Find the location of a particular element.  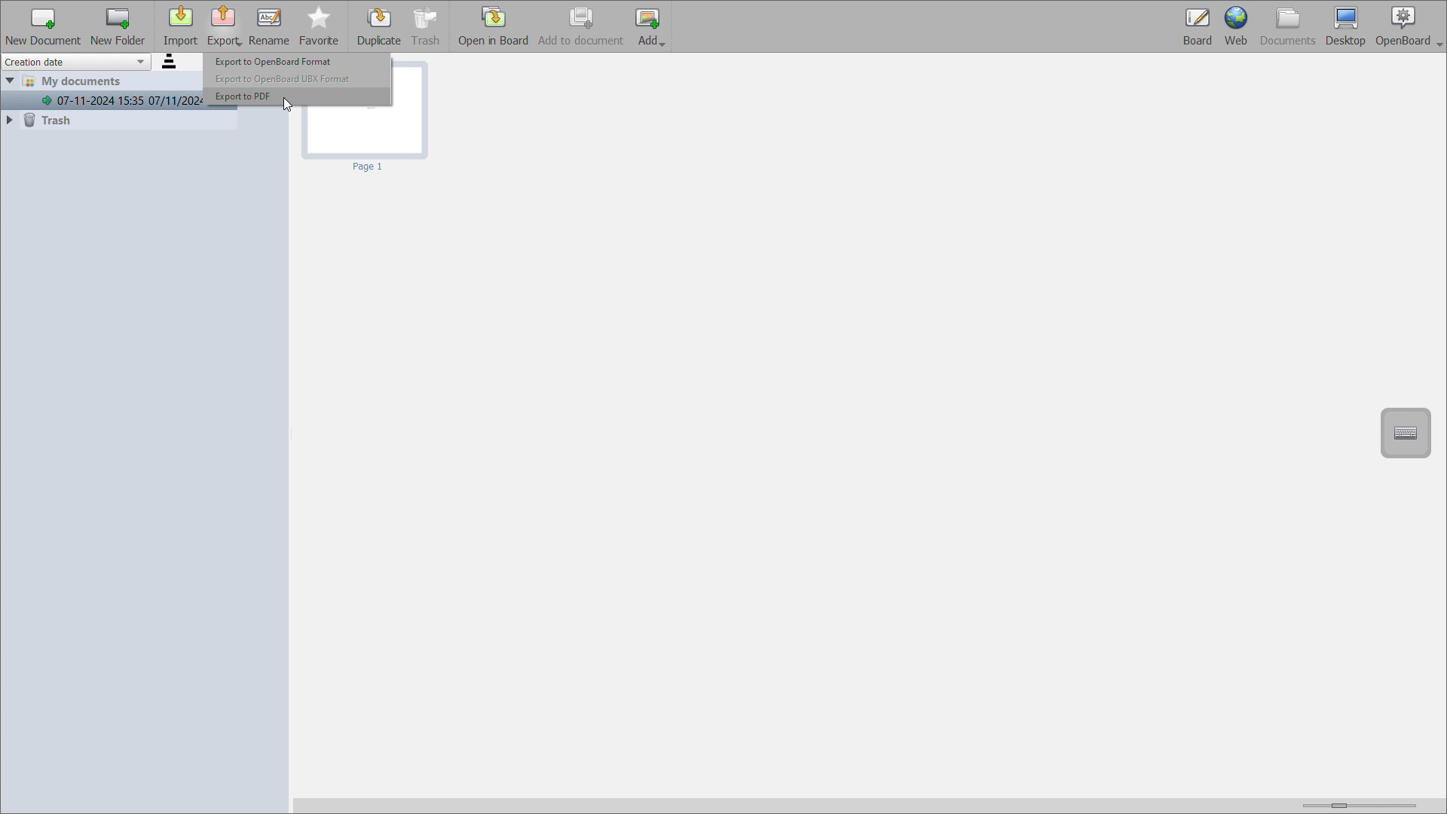

export is located at coordinates (224, 27).